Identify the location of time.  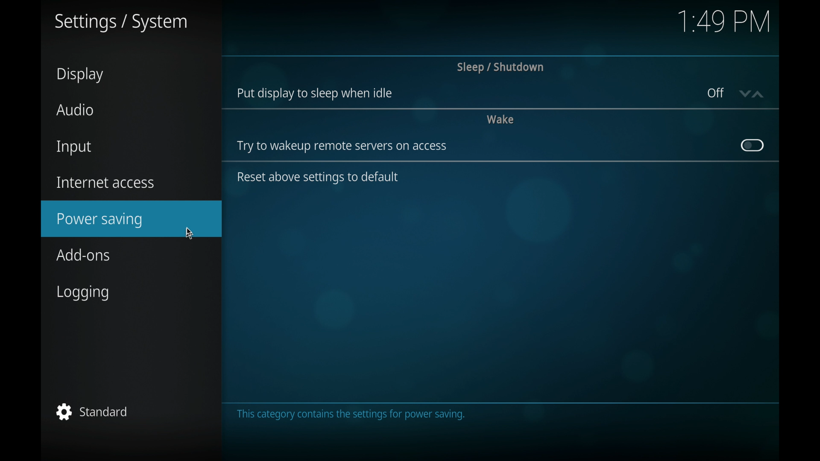
(723, 21).